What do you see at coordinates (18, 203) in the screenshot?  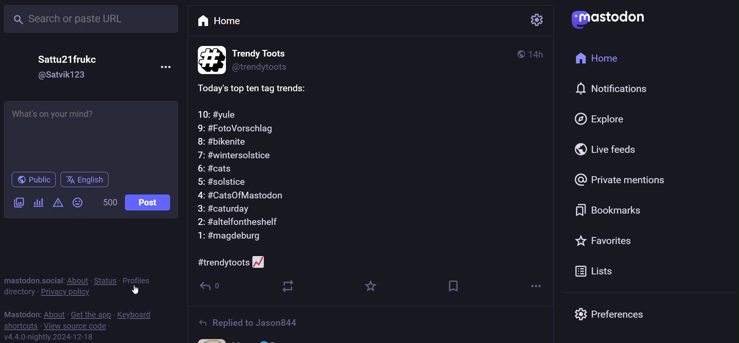 I see `image/video` at bounding box center [18, 203].